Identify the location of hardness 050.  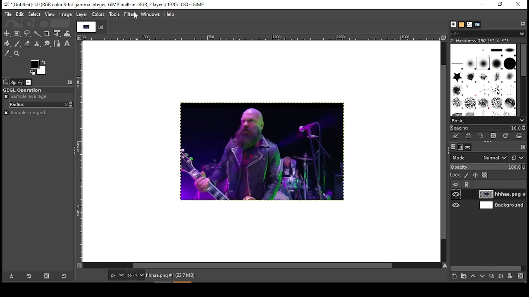
(486, 40).